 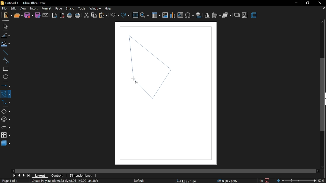 What do you see at coordinates (145, 15) in the screenshot?
I see `zoom` at bounding box center [145, 15].